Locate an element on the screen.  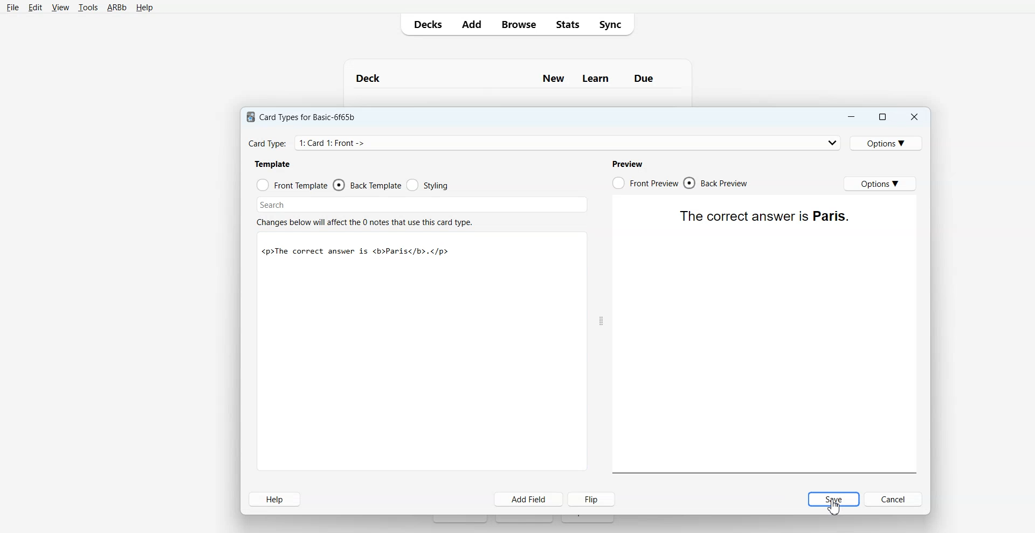
Add Field is located at coordinates (529, 499).